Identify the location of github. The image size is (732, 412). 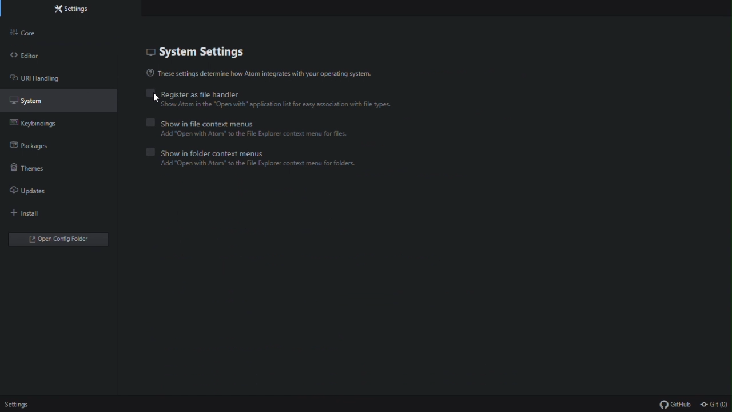
(675, 405).